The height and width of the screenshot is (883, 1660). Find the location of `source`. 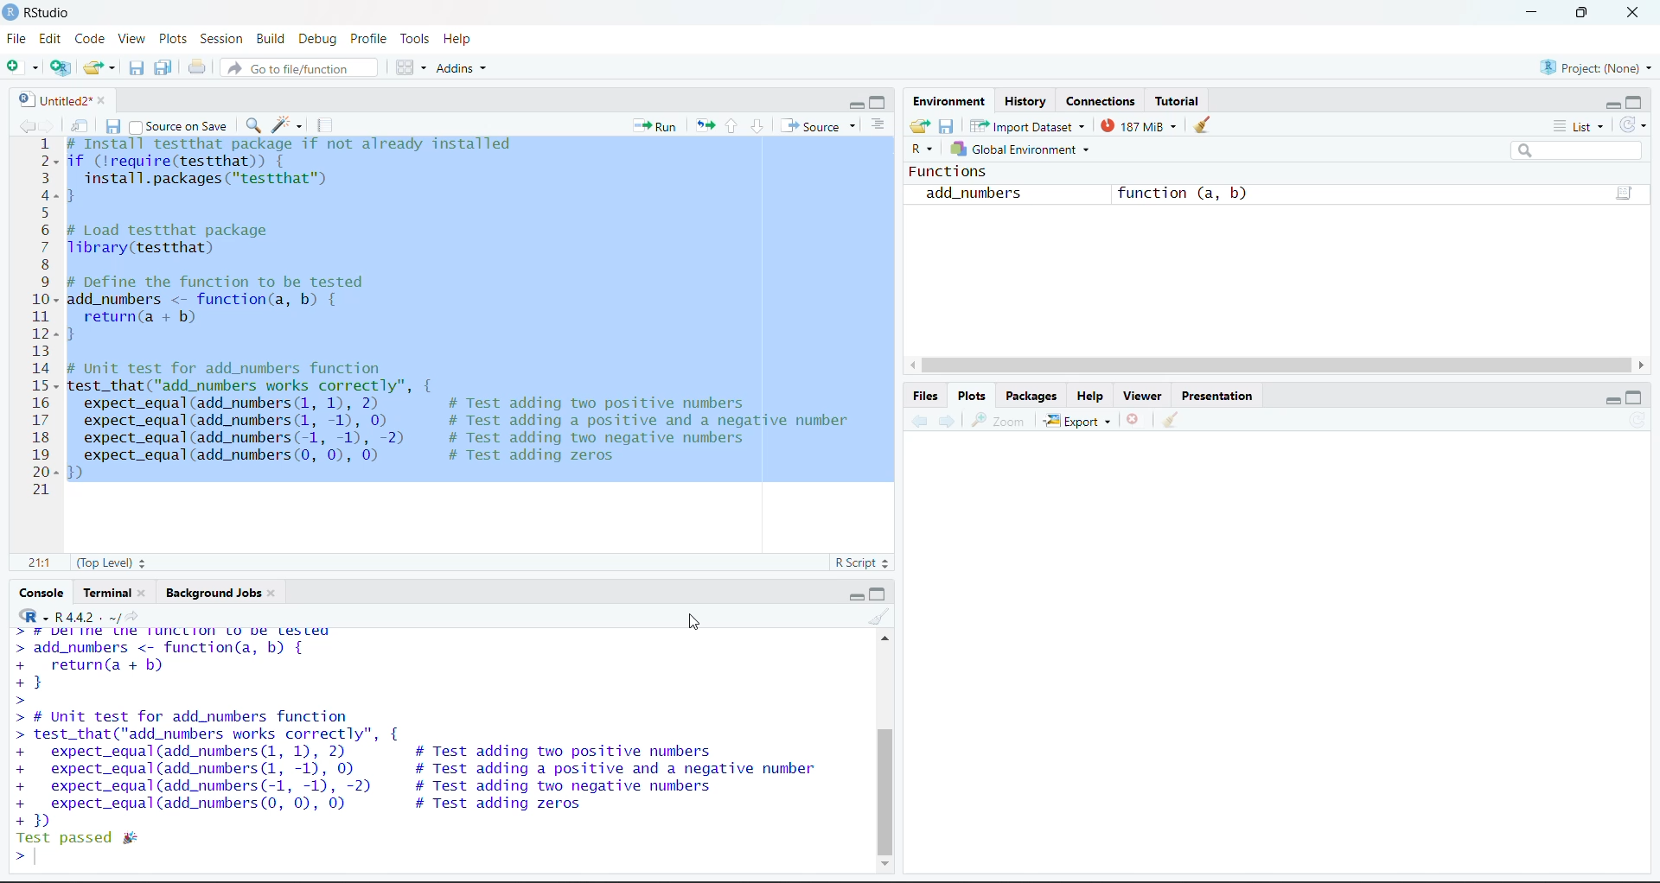

source is located at coordinates (810, 125).